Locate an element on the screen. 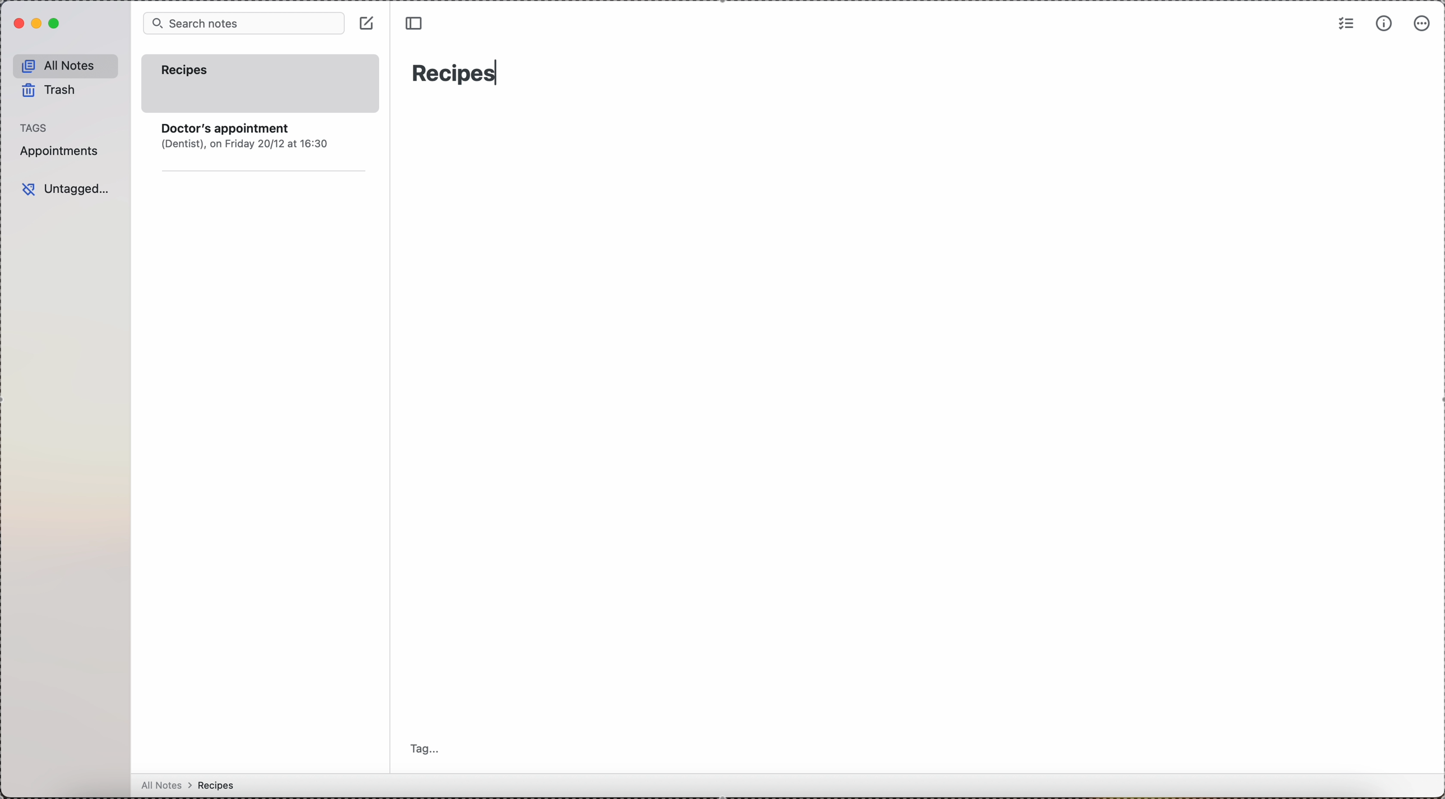 The height and width of the screenshot is (799, 1445). all notes is located at coordinates (225, 785).